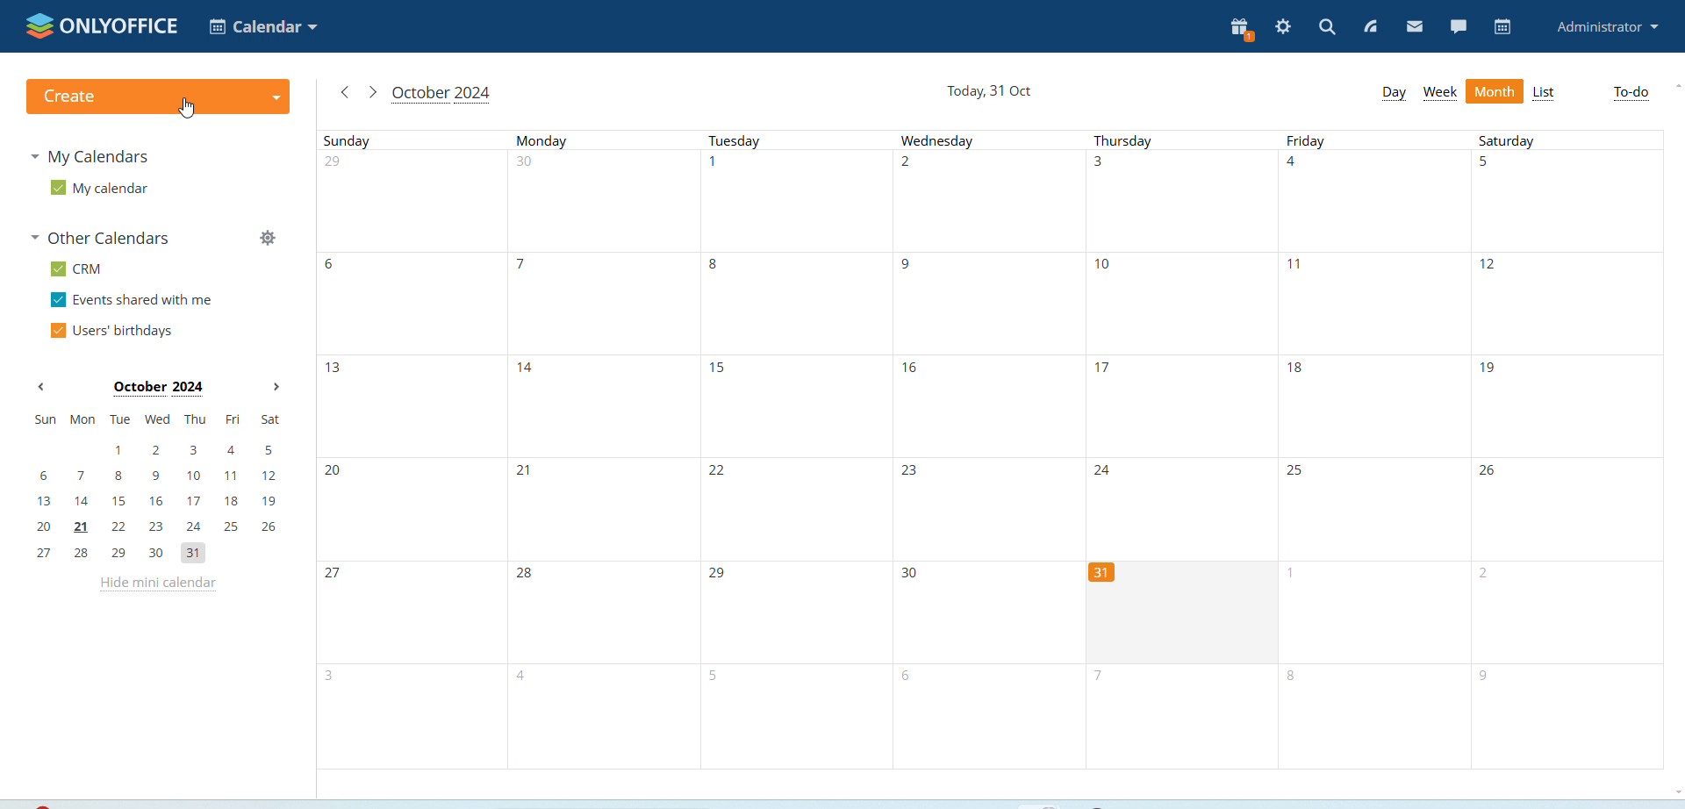 This screenshot has height=809, width=1685. What do you see at coordinates (1182, 720) in the screenshot?
I see `Thursday 7th november` at bounding box center [1182, 720].